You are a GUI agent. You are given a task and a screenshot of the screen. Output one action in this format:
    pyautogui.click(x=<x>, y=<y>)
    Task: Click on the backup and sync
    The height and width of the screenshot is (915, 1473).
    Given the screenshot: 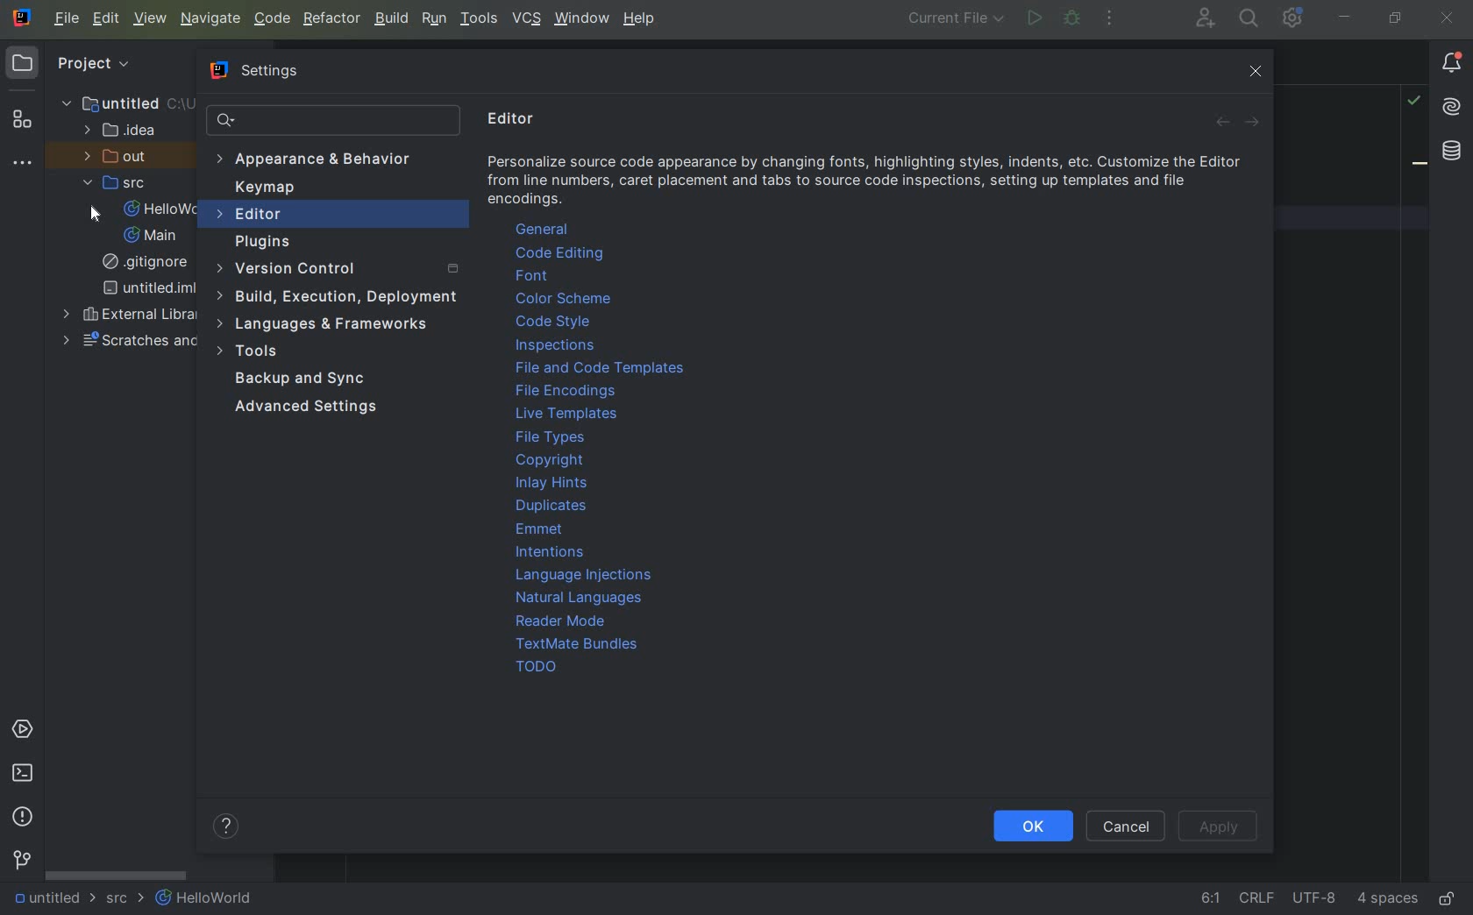 What is the action you would take?
    pyautogui.click(x=305, y=379)
    